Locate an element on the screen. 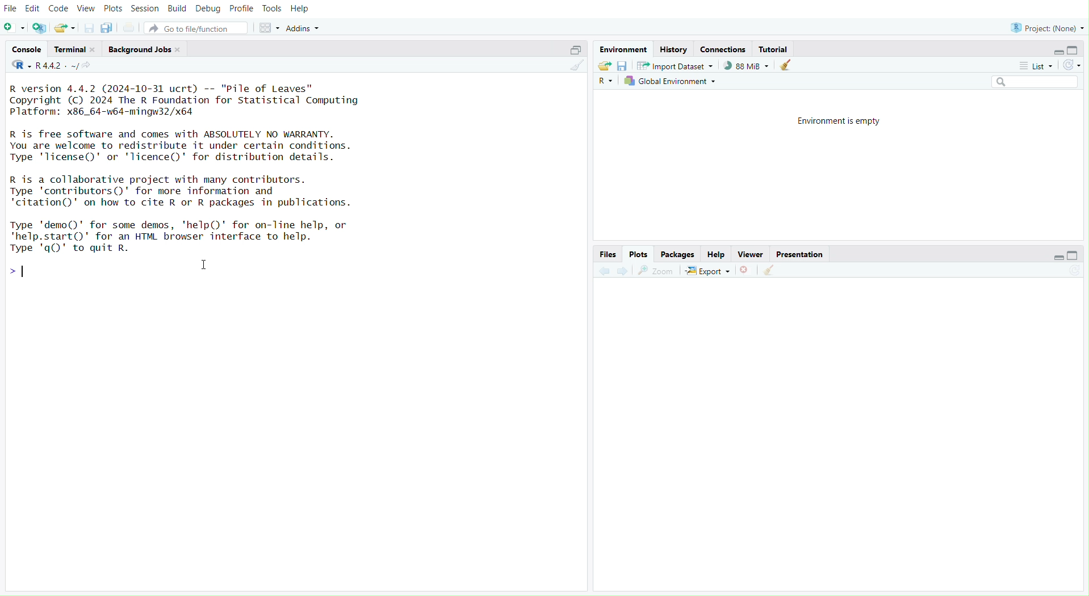 This screenshot has height=596, width=1089. Profile is located at coordinates (240, 10).